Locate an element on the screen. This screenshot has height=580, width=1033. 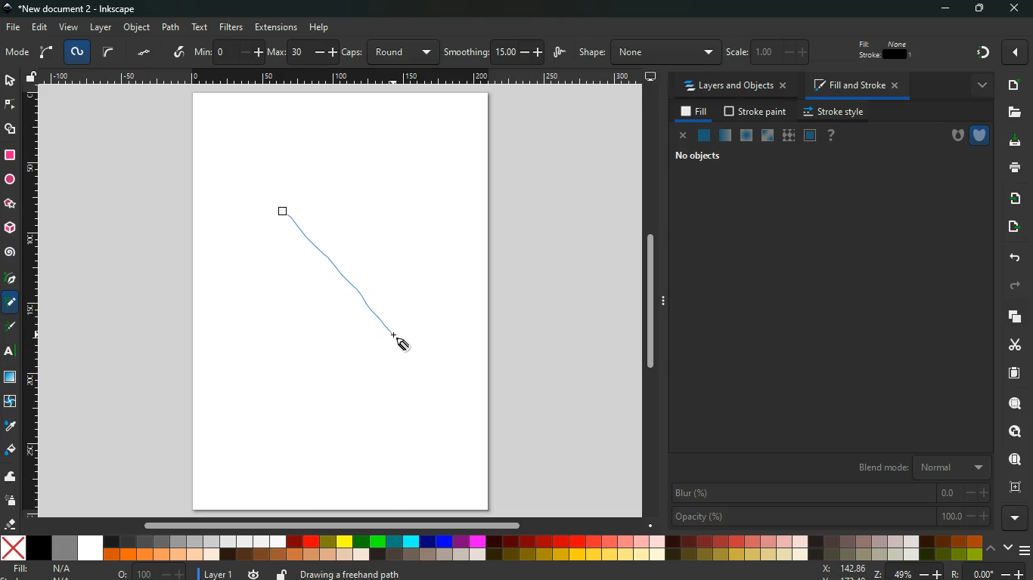
wave is located at coordinates (11, 478).